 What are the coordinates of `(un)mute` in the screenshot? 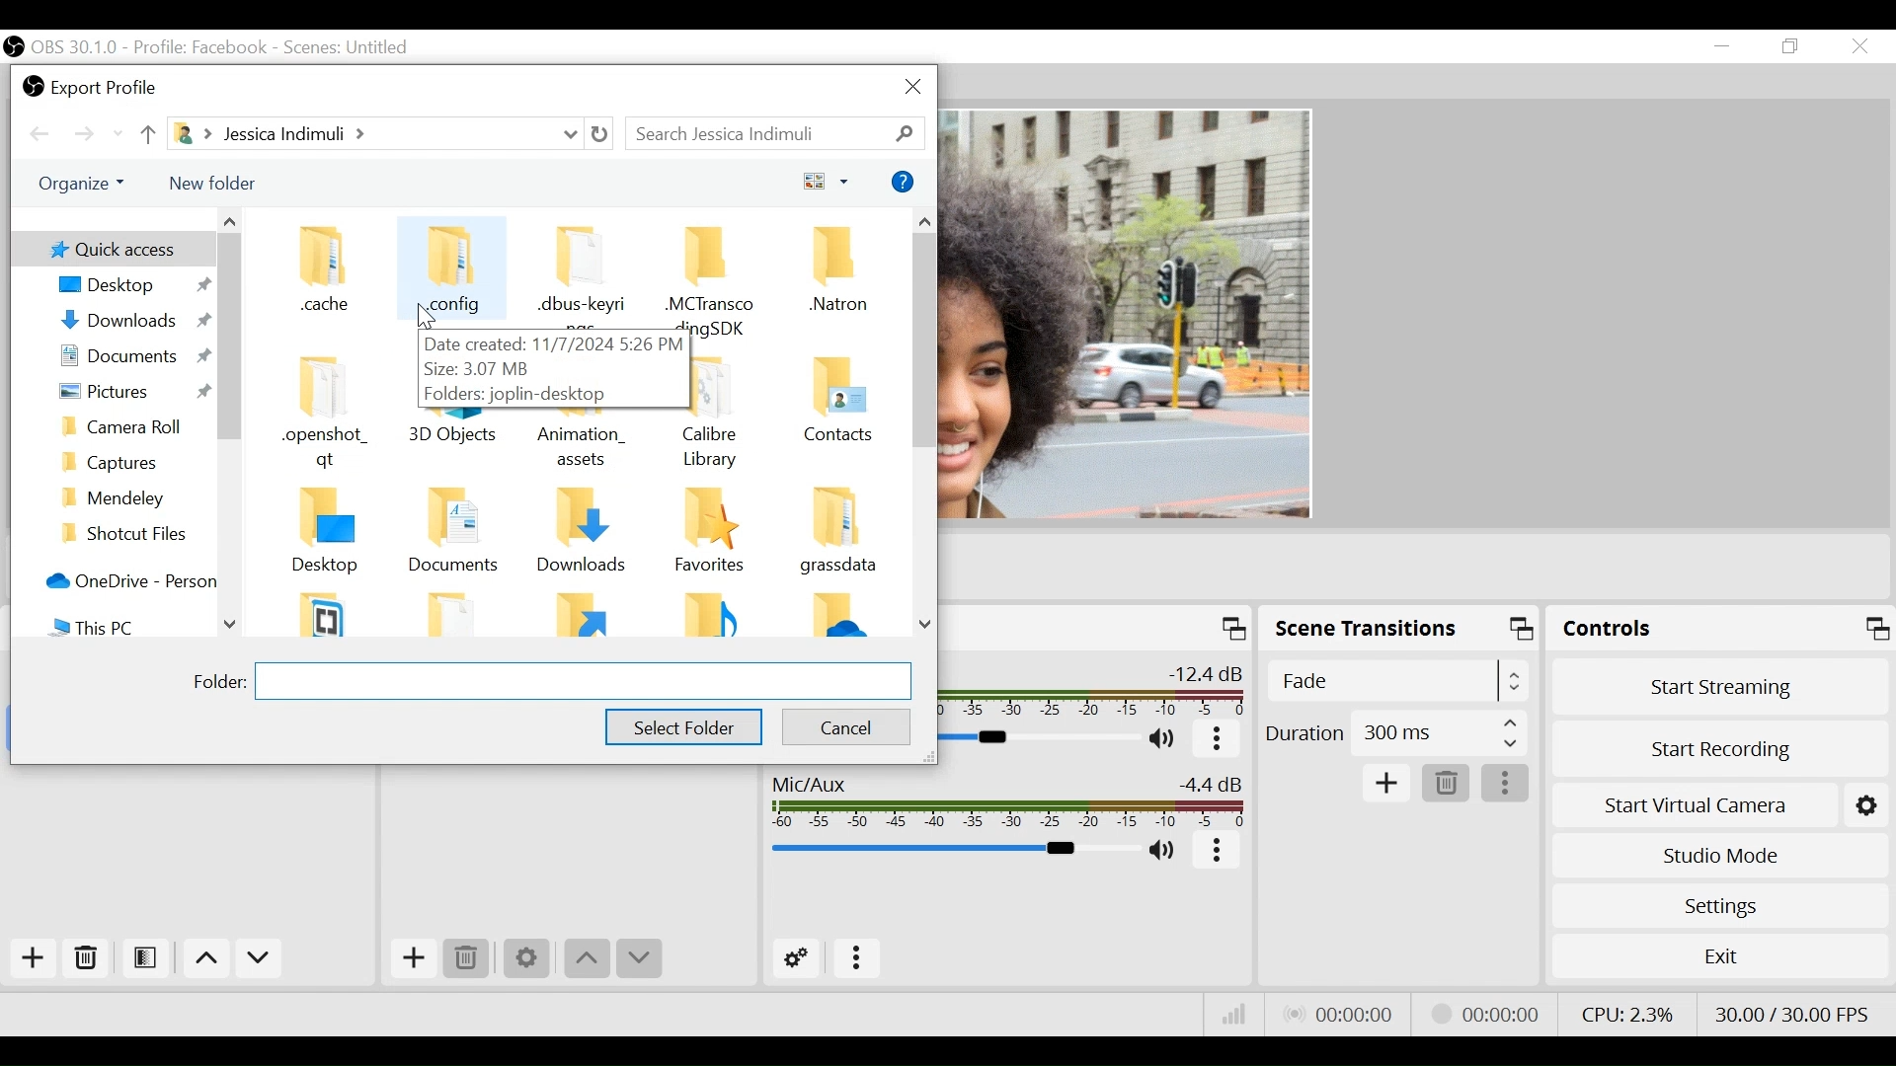 It's located at (1165, 851).